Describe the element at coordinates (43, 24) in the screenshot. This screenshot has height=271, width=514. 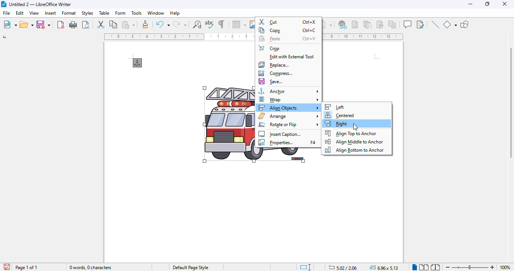
I see `save` at that location.